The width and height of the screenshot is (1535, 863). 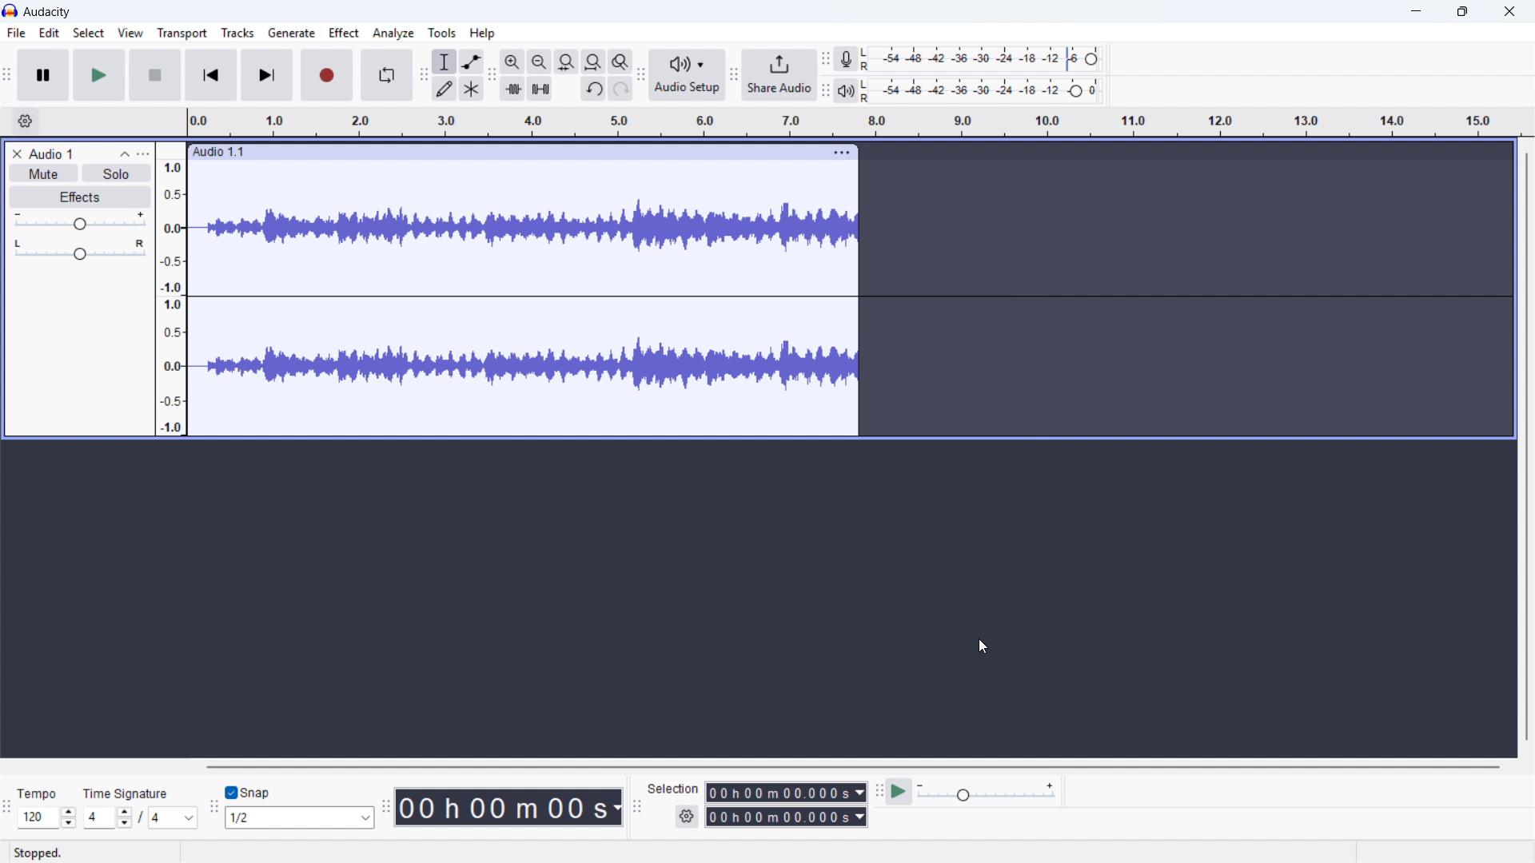 I want to click on Pause, so click(x=43, y=74).